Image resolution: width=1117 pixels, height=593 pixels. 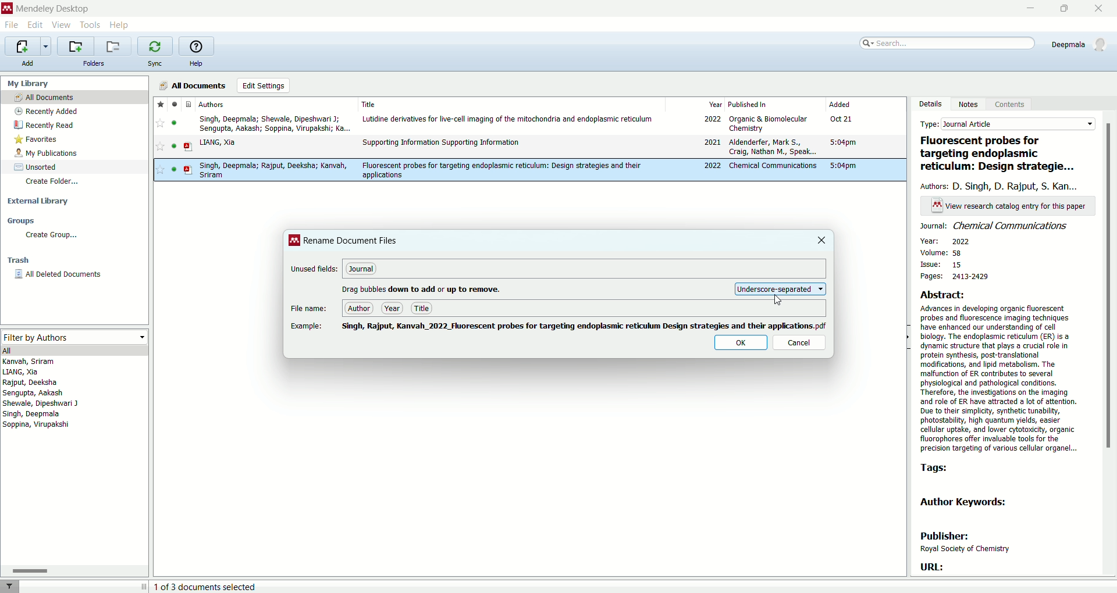 What do you see at coordinates (156, 62) in the screenshot?
I see `sync` at bounding box center [156, 62].